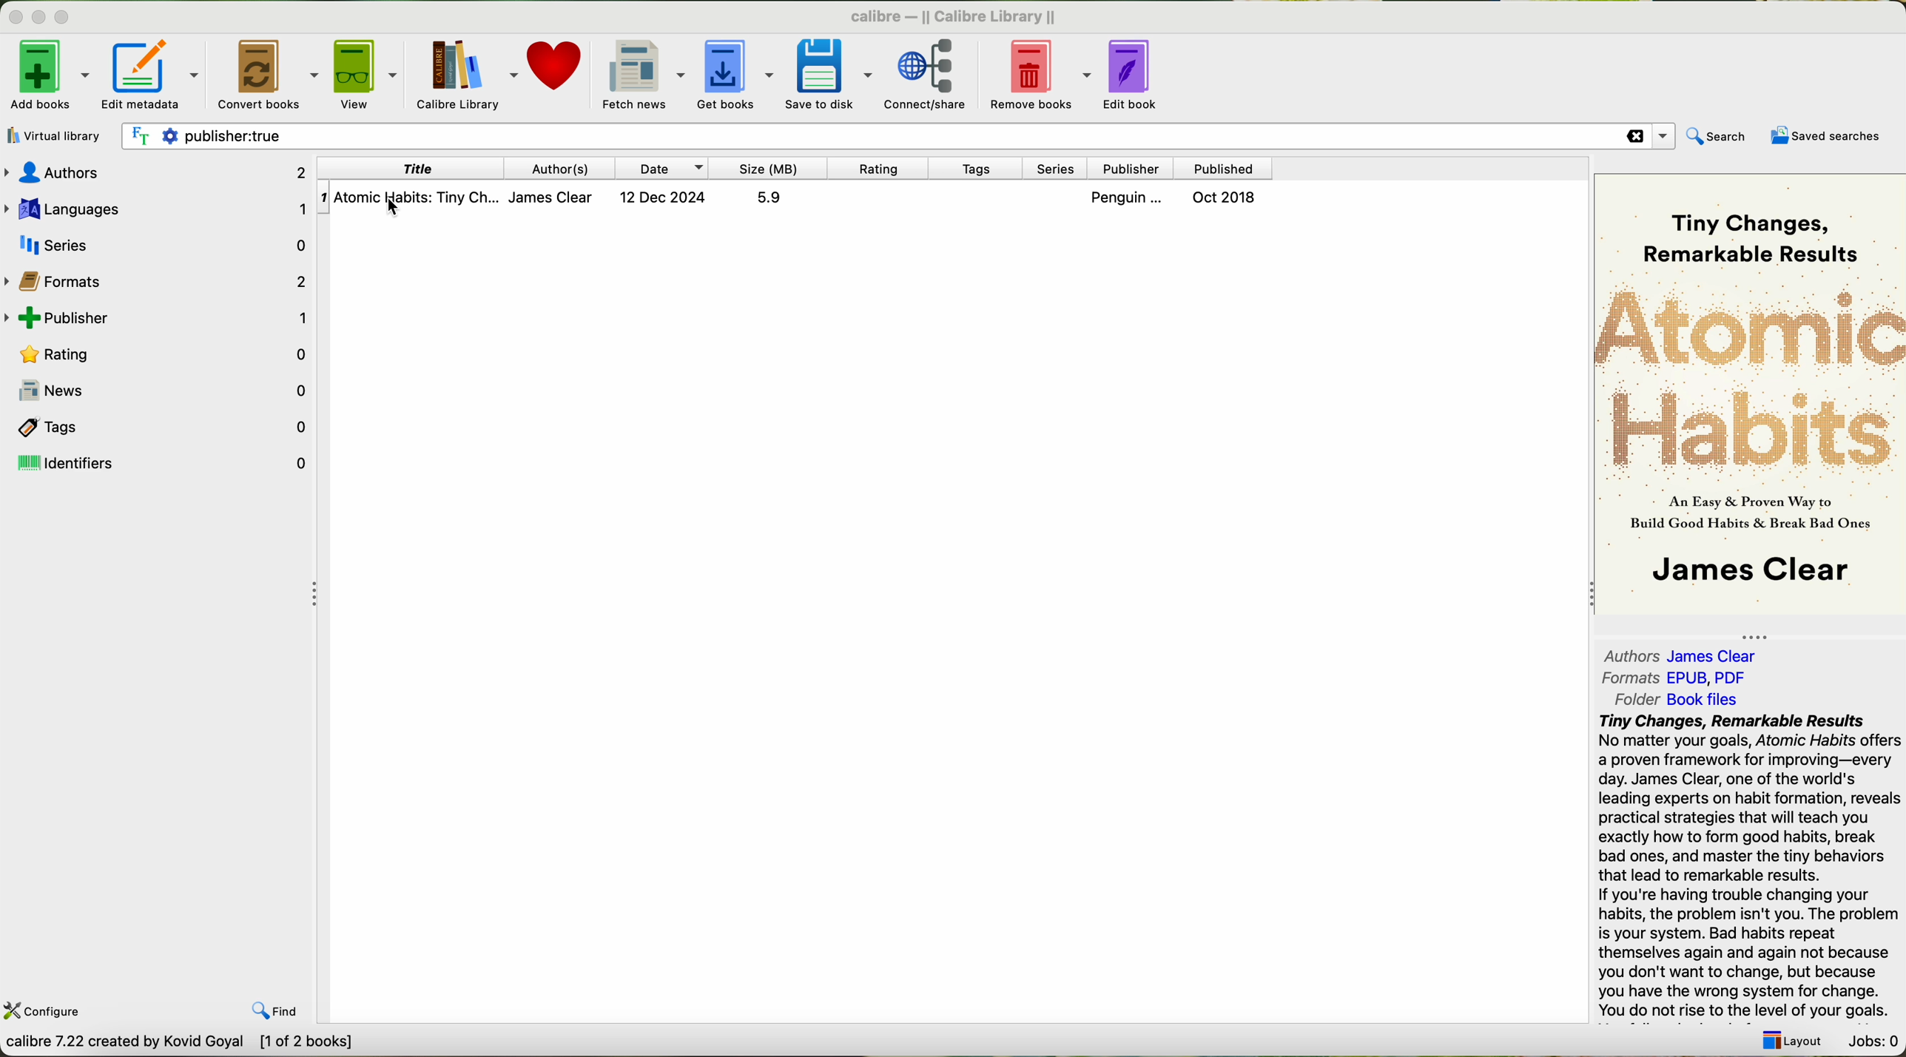  What do you see at coordinates (734, 72) in the screenshot?
I see `get books` at bounding box center [734, 72].